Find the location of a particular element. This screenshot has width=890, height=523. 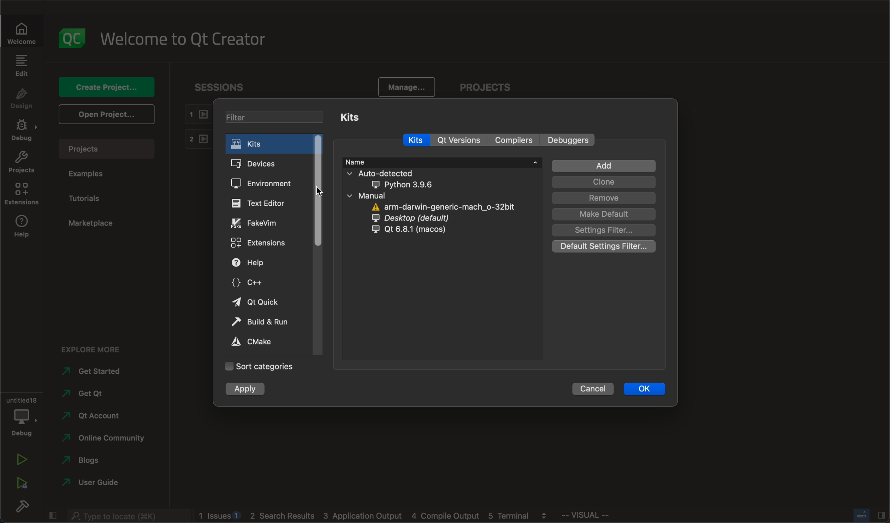

add is located at coordinates (603, 167).